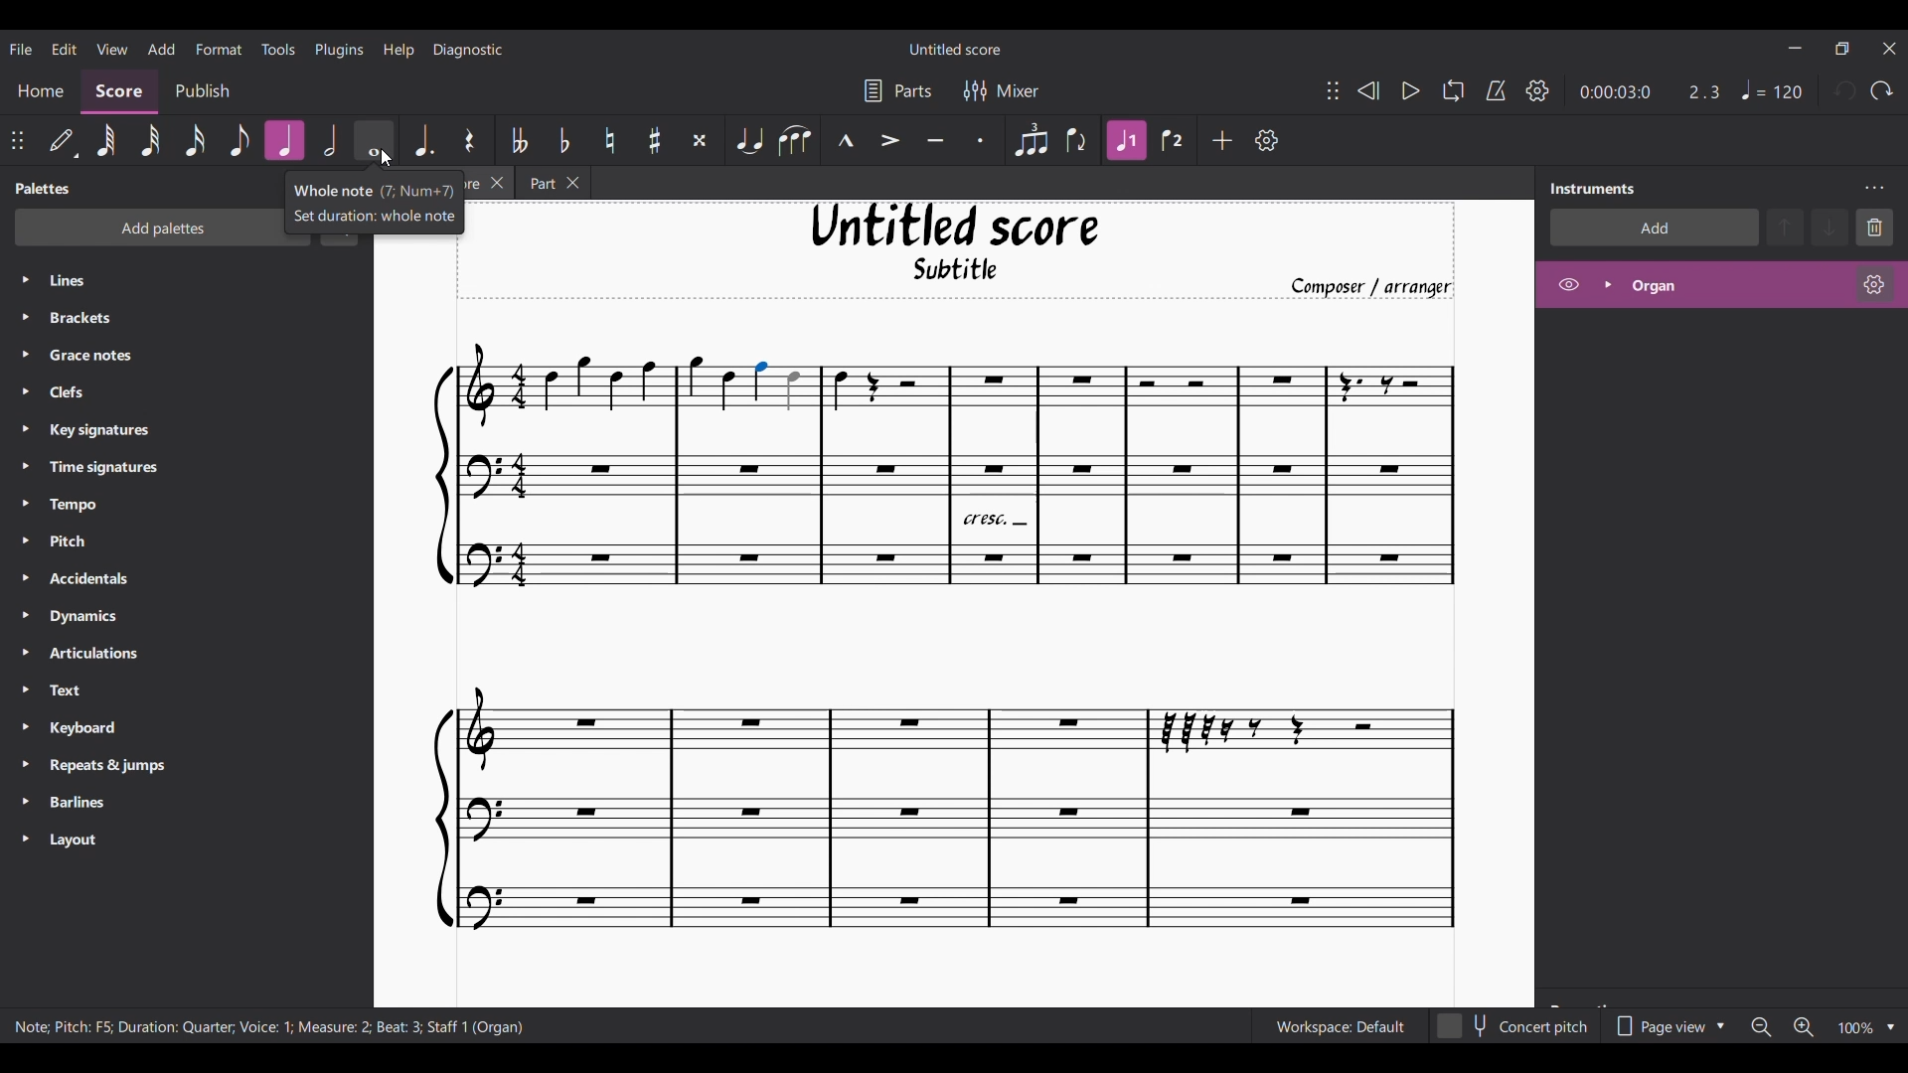  I want to click on Organ settings, so click(1875, 284).